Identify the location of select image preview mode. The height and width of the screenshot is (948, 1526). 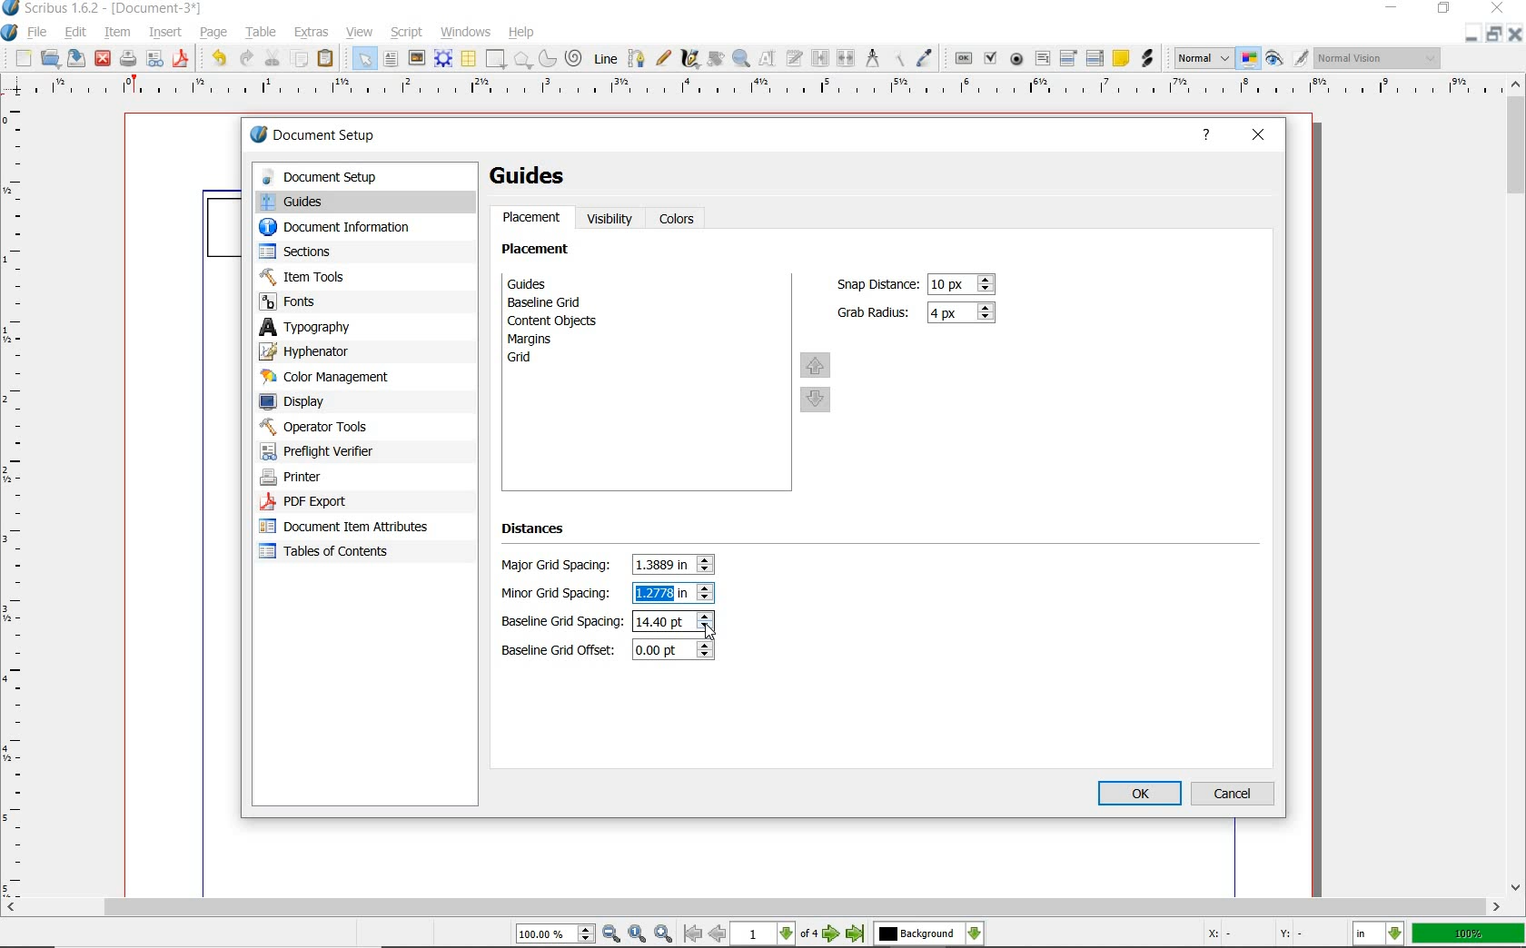
(1204, 57).